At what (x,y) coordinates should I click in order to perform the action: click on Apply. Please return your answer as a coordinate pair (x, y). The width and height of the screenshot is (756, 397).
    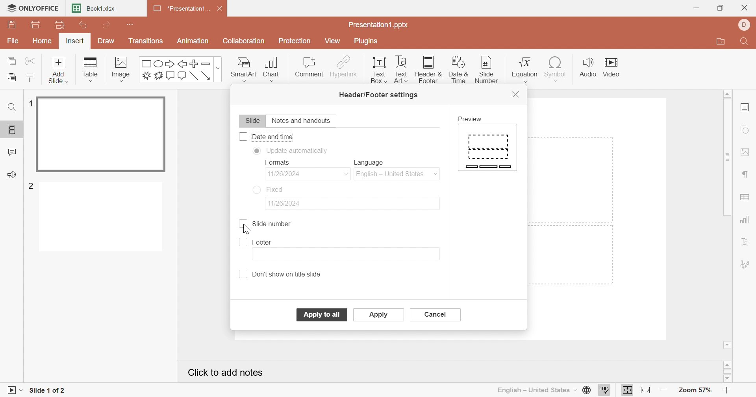
    Looking at the image, I should click on (322, 314).